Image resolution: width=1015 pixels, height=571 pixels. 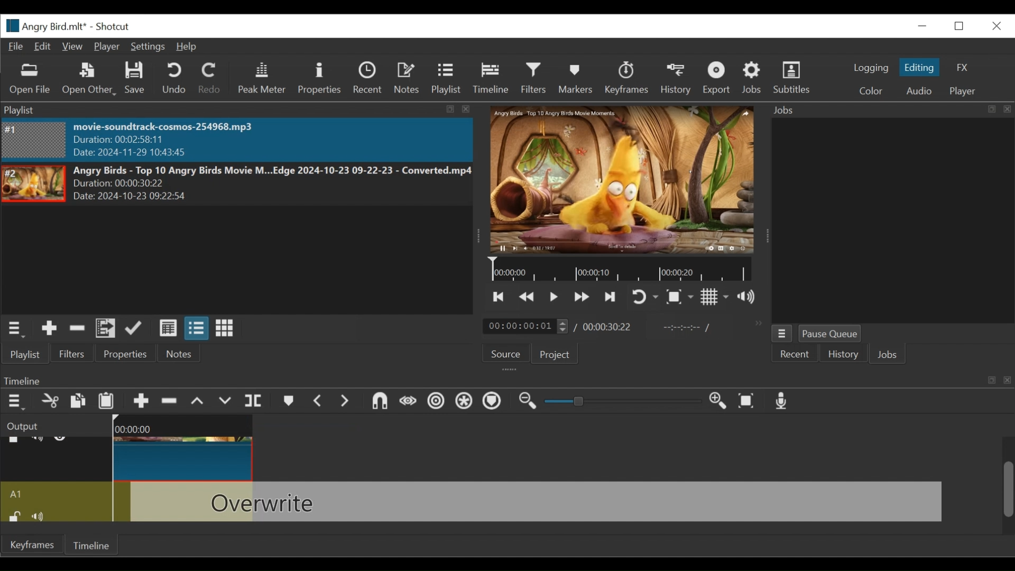 What do you see at coordinates (42, 46) in the screenshot?
I see `Edit` at bounding box center [42, 46].